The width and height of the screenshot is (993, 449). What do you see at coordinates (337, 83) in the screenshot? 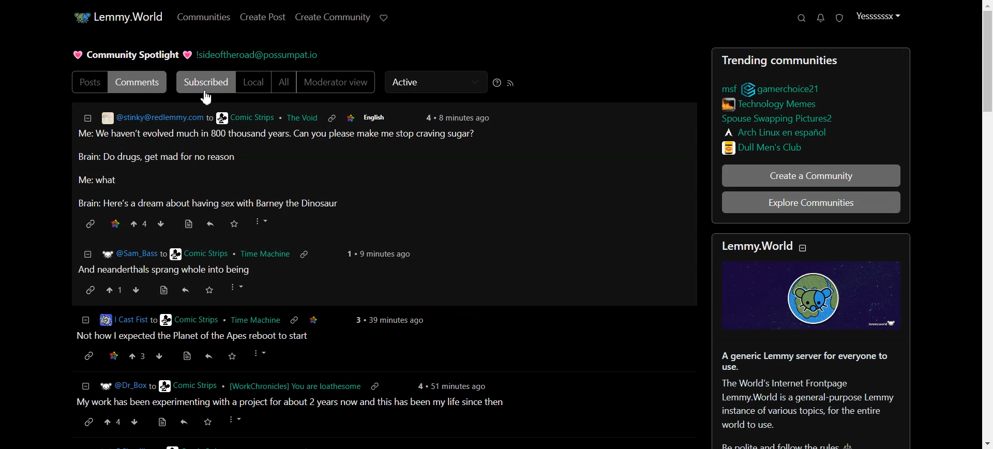
I see `Moderator view` at bounding box center [337, 83].